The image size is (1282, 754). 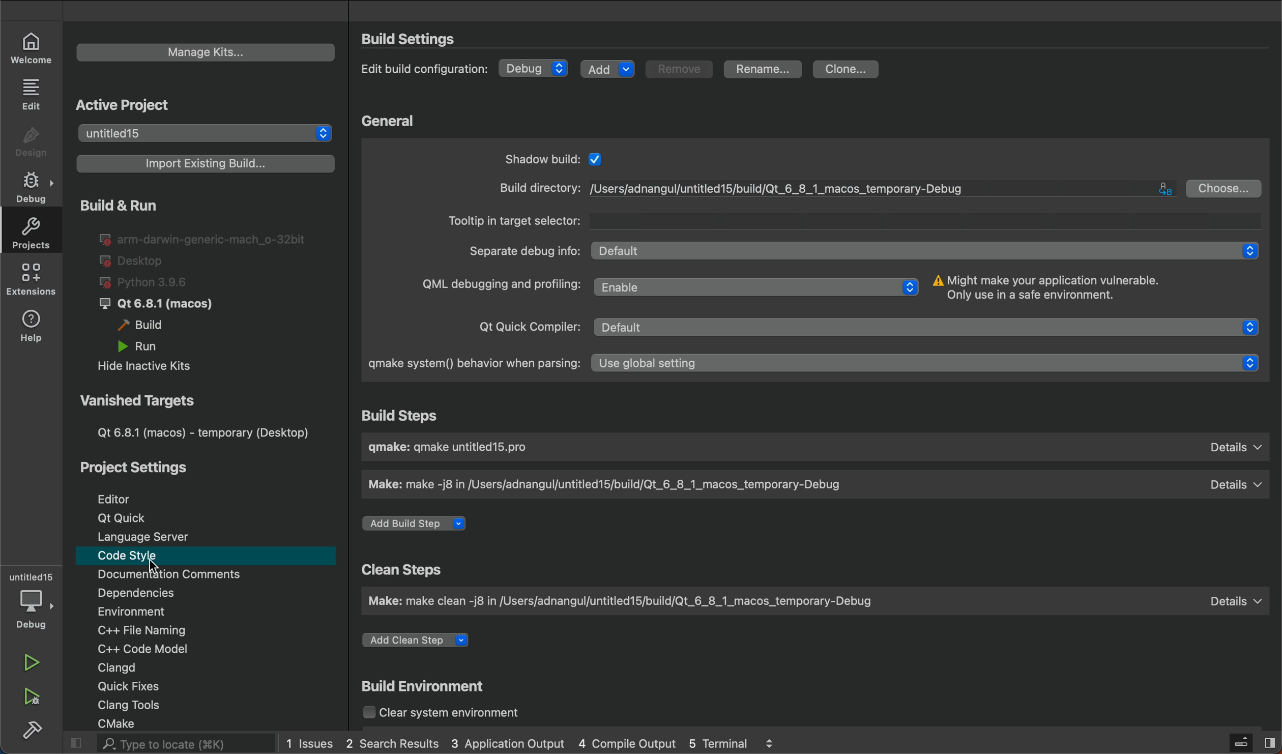 What do you see at coordinates (814, 599) in the screenshot?
I see `cleansteps` at bounding box center [814, 599].